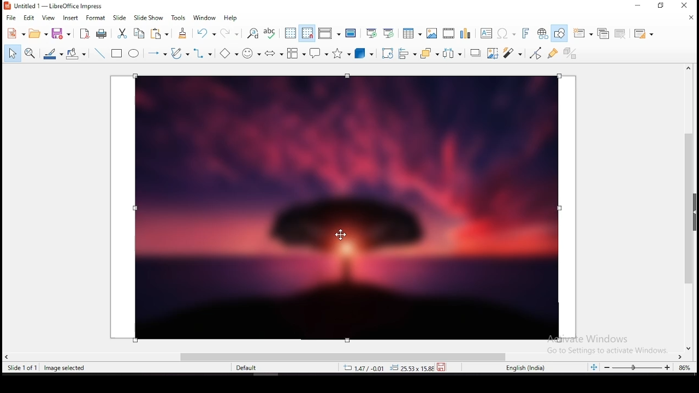 This screenshot has height=393, width=699. What do you see at coordinates (684, 6) in the screenshot?
I see `close window` at bounding box center [684, 6].